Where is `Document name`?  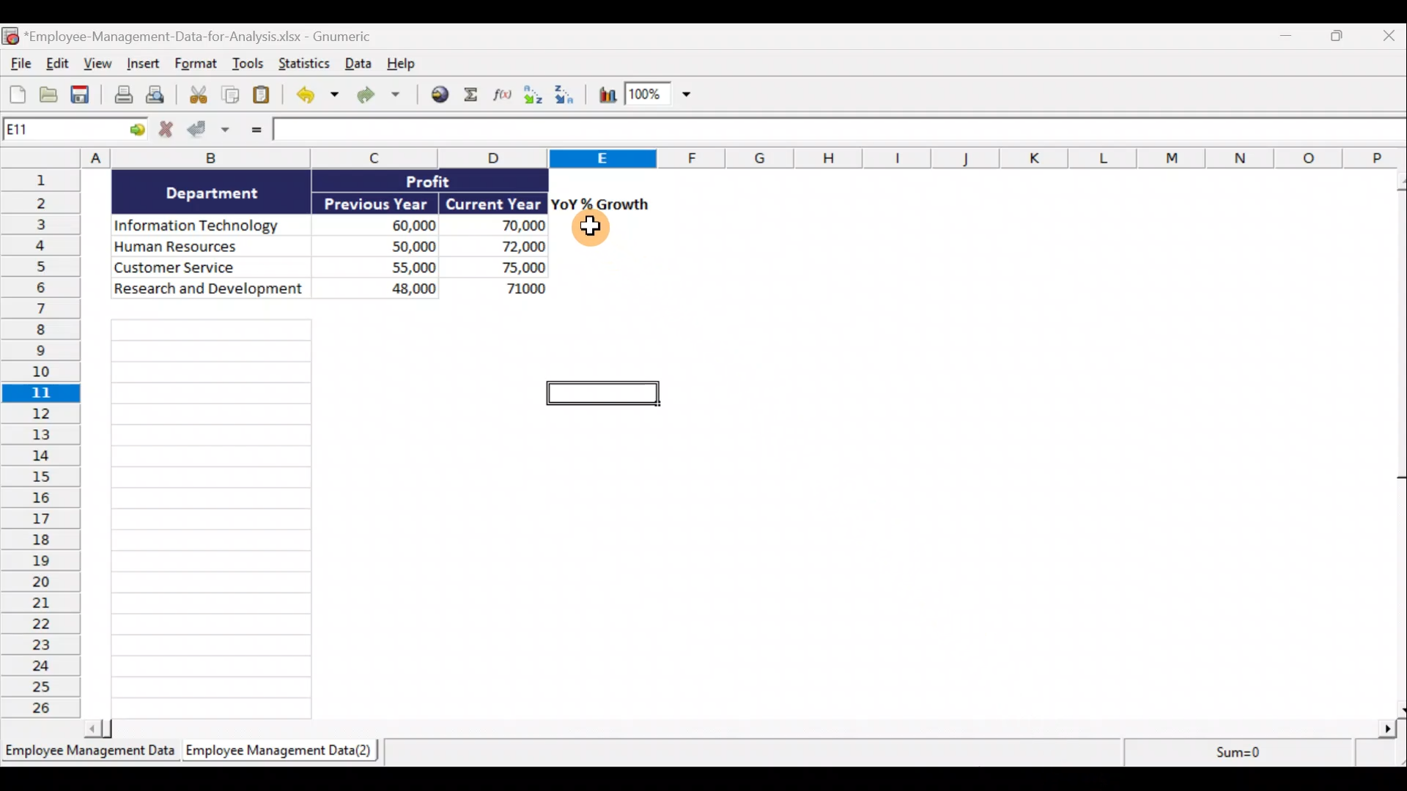 Document name is located at coordinates (201, 35).